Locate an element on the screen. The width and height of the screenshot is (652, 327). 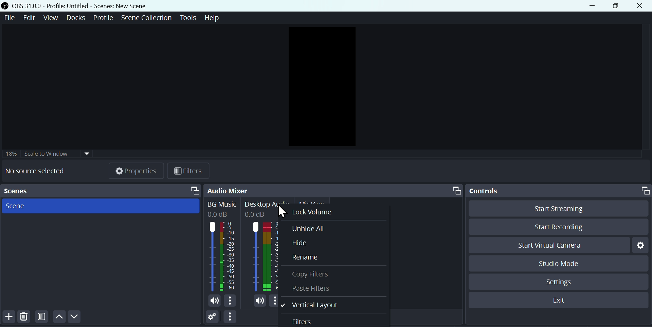
Tools is located at coordinates (188, 19).